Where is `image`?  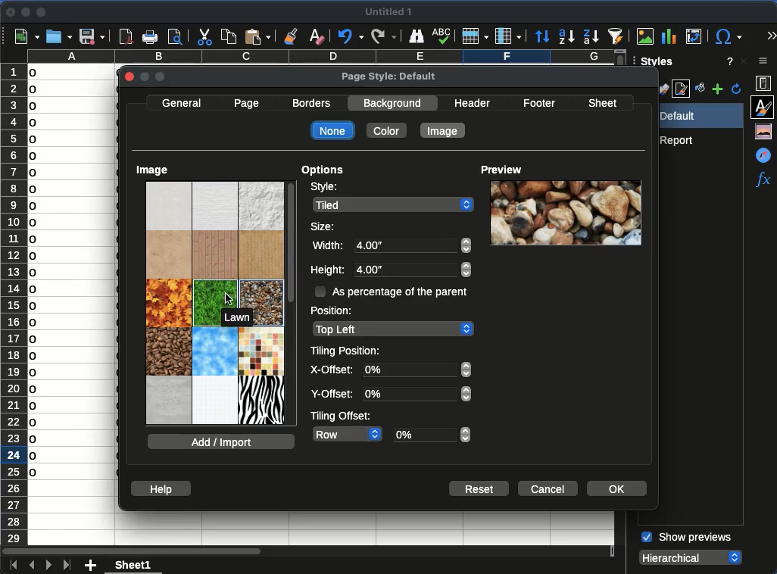 image is located at coordinates (443, 131).